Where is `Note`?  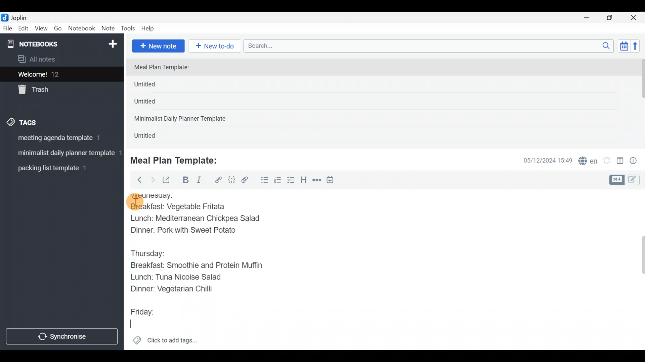
Note is located at coordinates (110, 29).